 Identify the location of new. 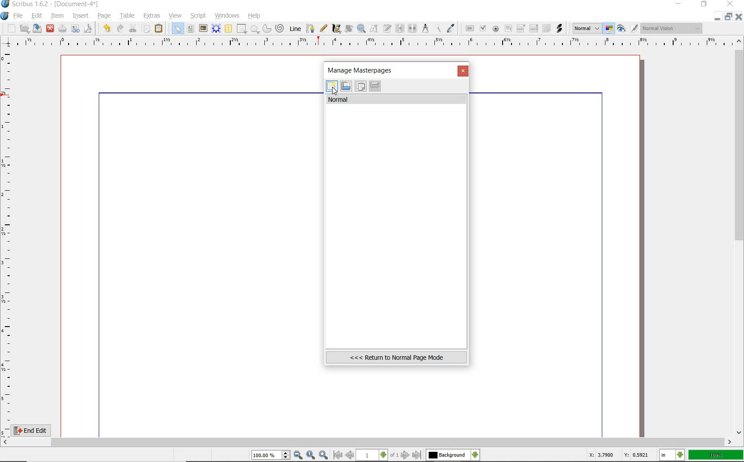
(8, 28).